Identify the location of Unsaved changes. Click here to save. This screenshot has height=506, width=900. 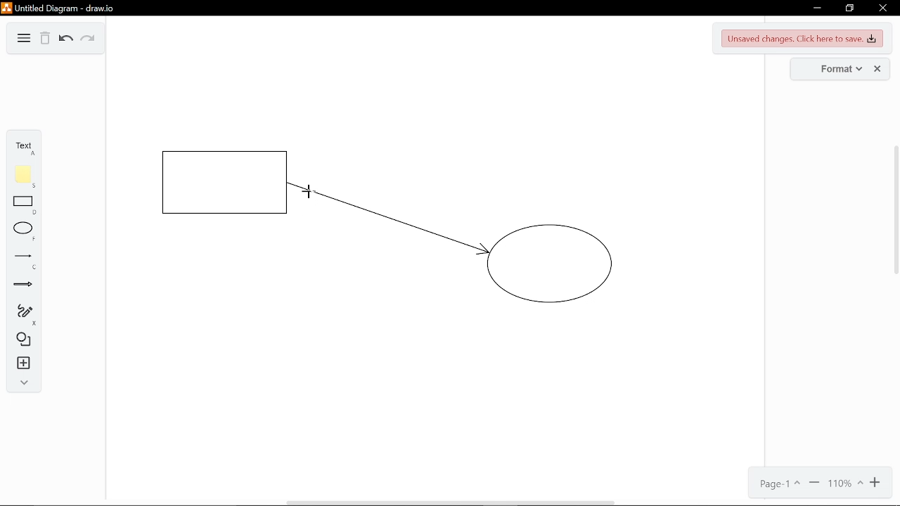
(801, 38).